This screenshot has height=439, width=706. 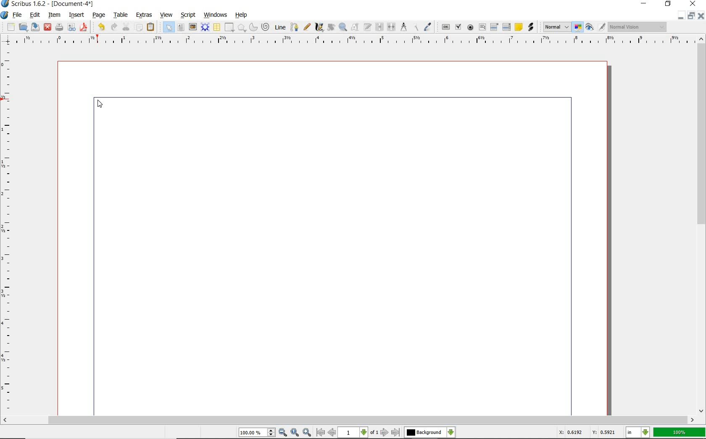 I want to click on minimize, so click(x=682, y=16).